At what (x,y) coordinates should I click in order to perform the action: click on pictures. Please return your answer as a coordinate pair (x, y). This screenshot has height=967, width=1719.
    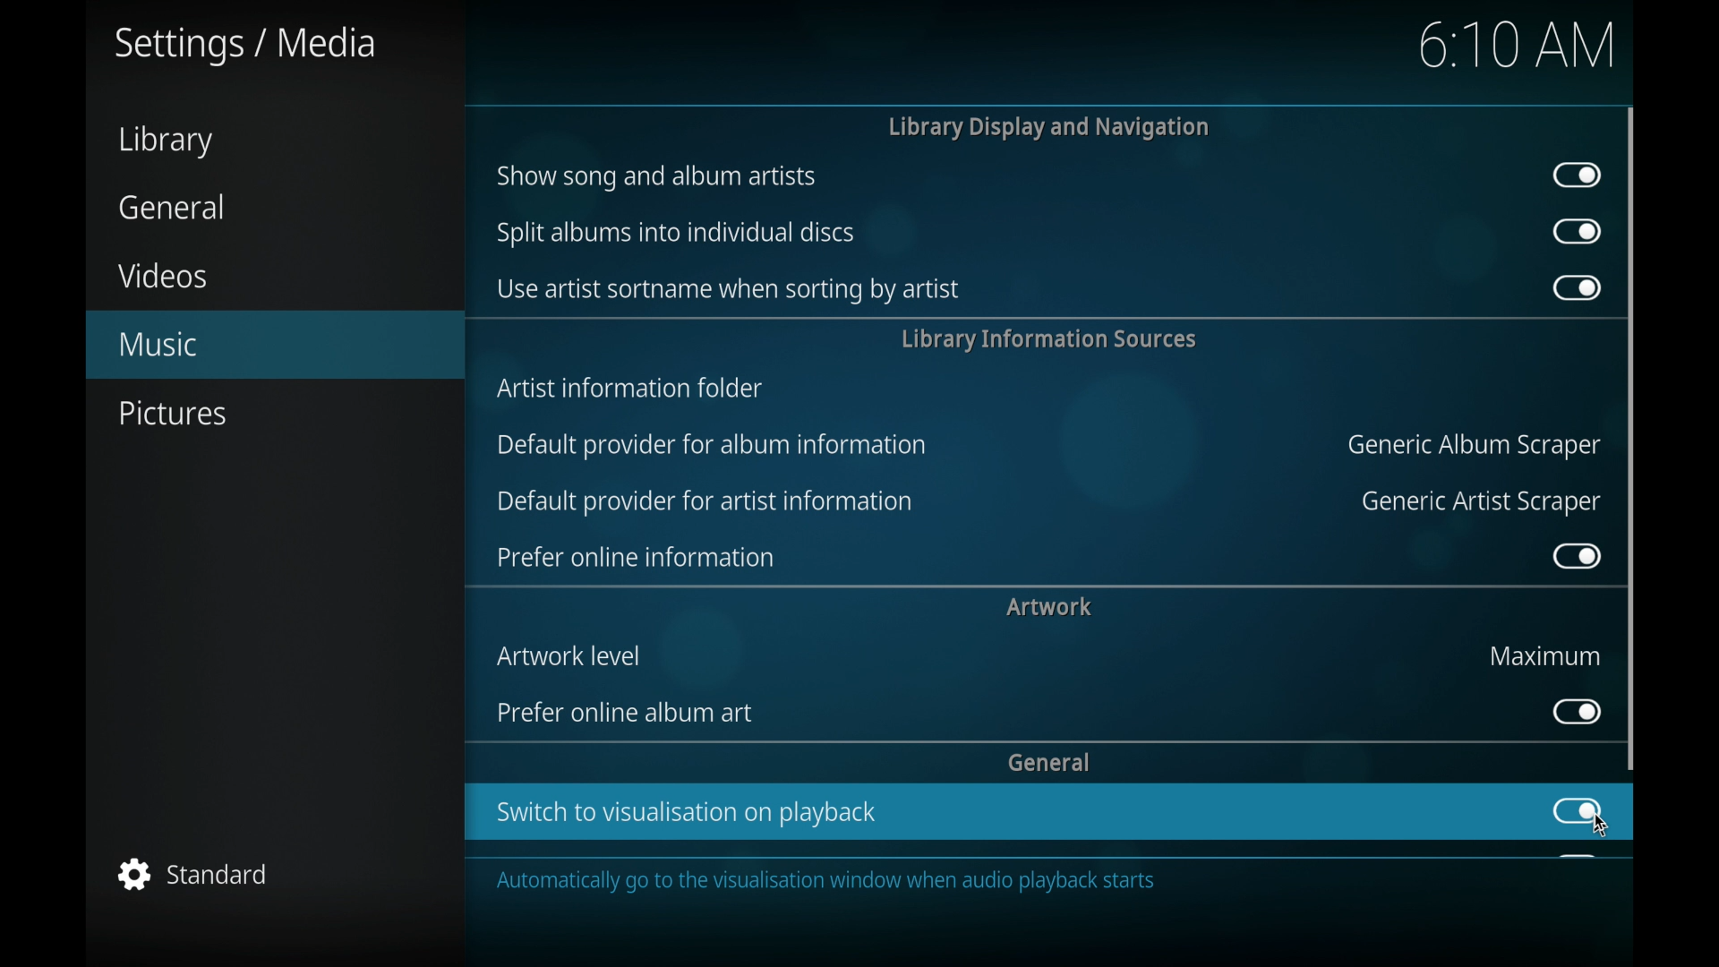
    Looking at the image, I should click on (172, 414).